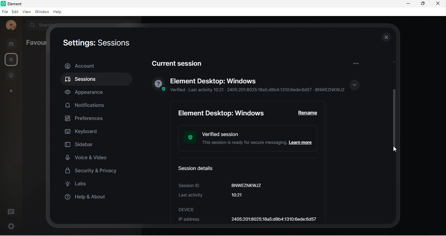 This screenshot has height=236, width=446. What do you see at coordinates (95, 172) in the screenshot?
I see `security and privacy` at bounding box center [95, 172].